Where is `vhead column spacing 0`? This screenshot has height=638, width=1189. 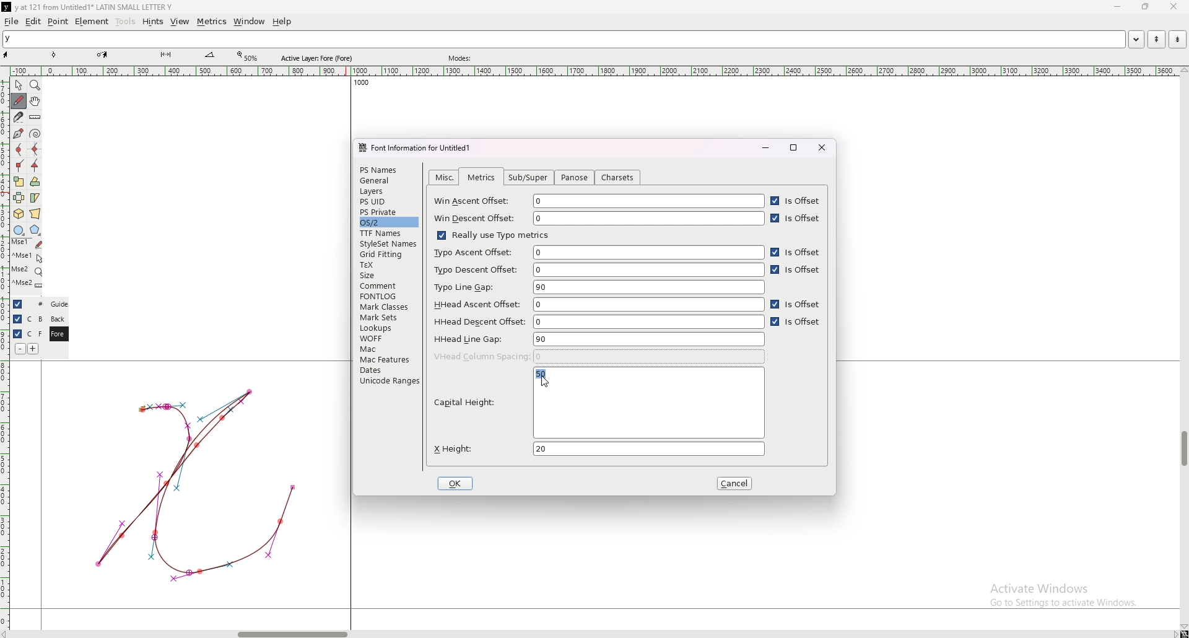 vhead column spacing 0 is located at coordinates (599, 356).